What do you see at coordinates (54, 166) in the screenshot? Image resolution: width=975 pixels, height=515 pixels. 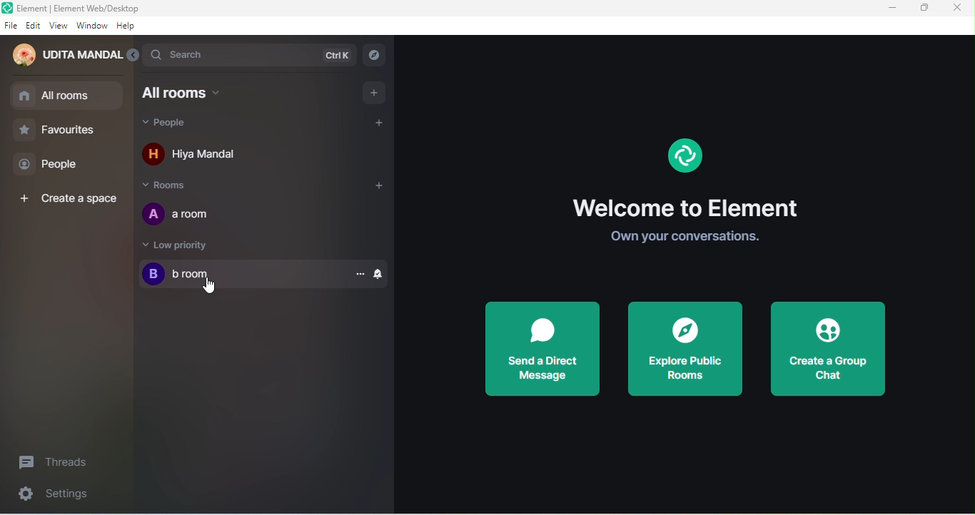 I see `people` at bounding box center [54, 166].